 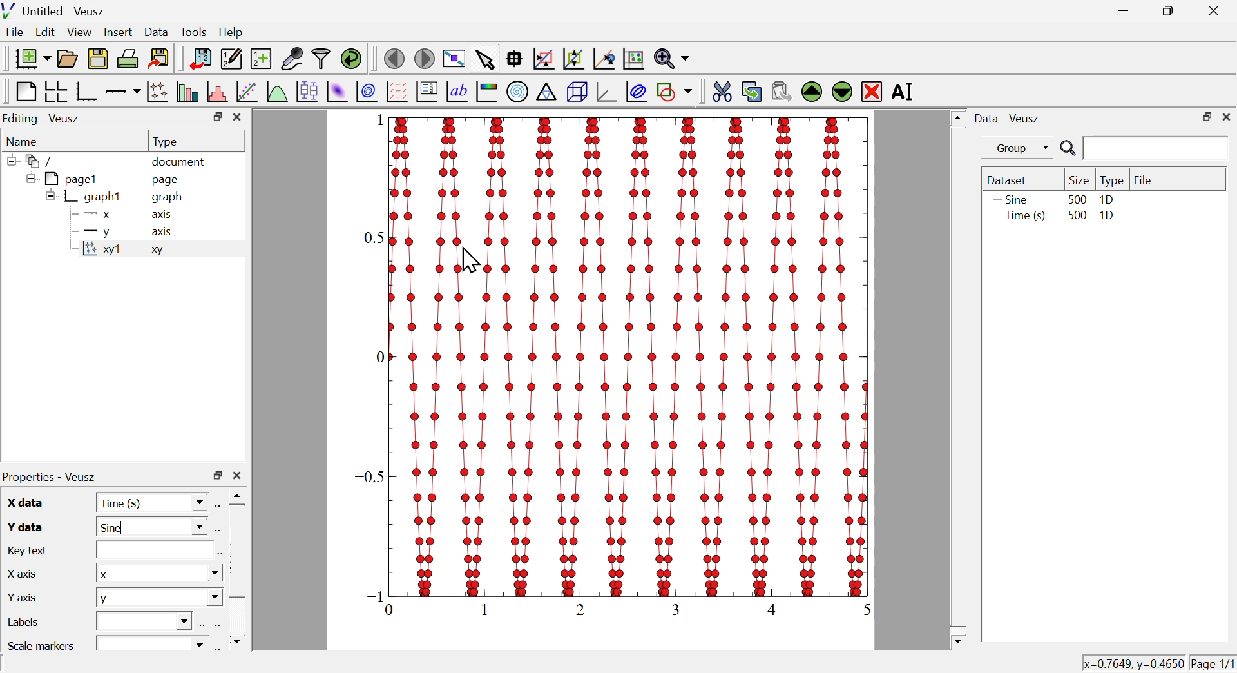 I want to click on axis, so click(x=164, y=232).